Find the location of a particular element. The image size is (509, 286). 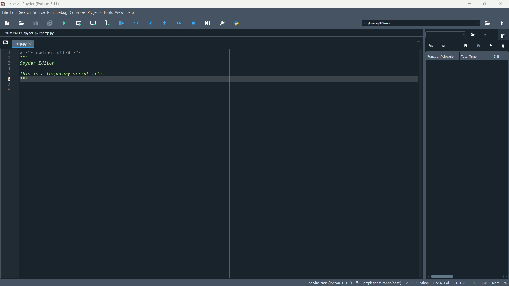

file directory: c:\users\hp\spyder-py3\temp is located at coordinates (28, 34).